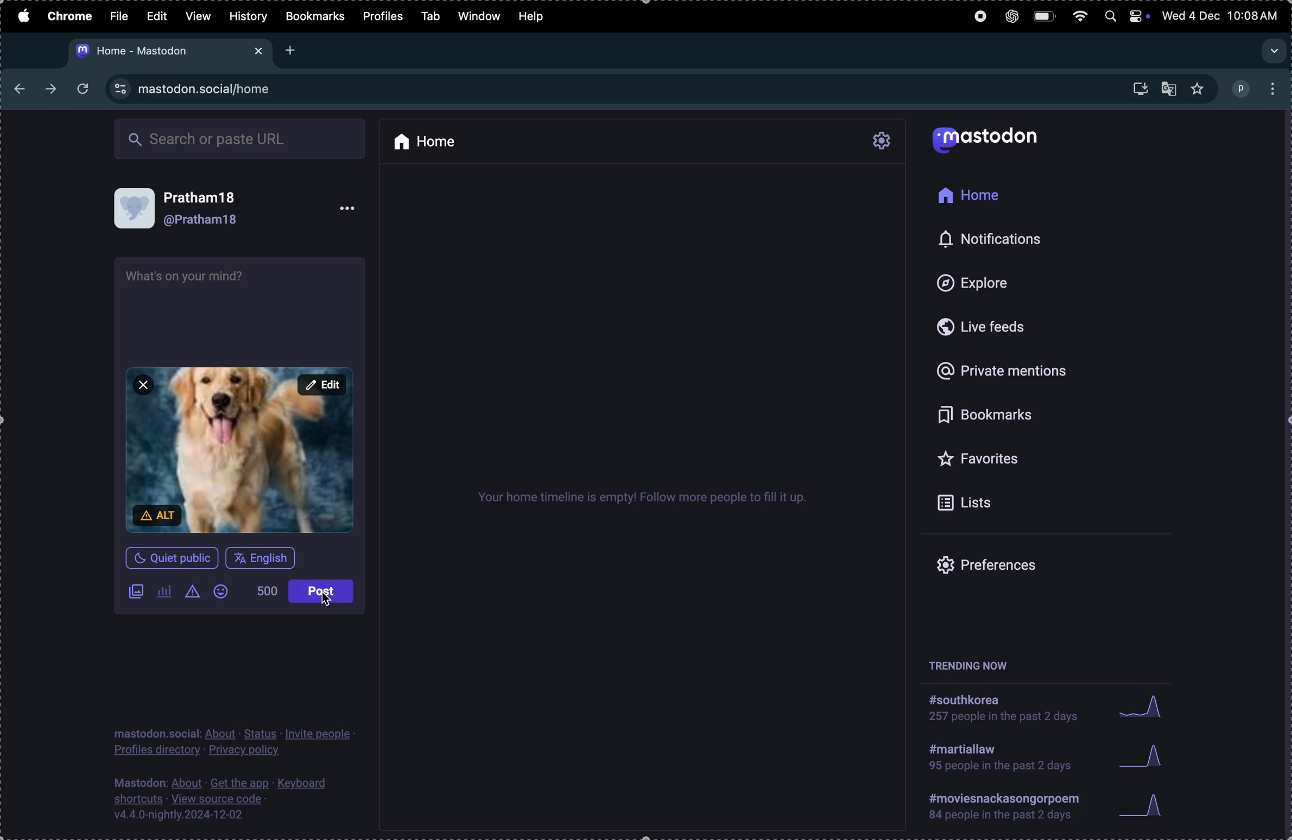  I want to click on Trending now, so click(965, 662).